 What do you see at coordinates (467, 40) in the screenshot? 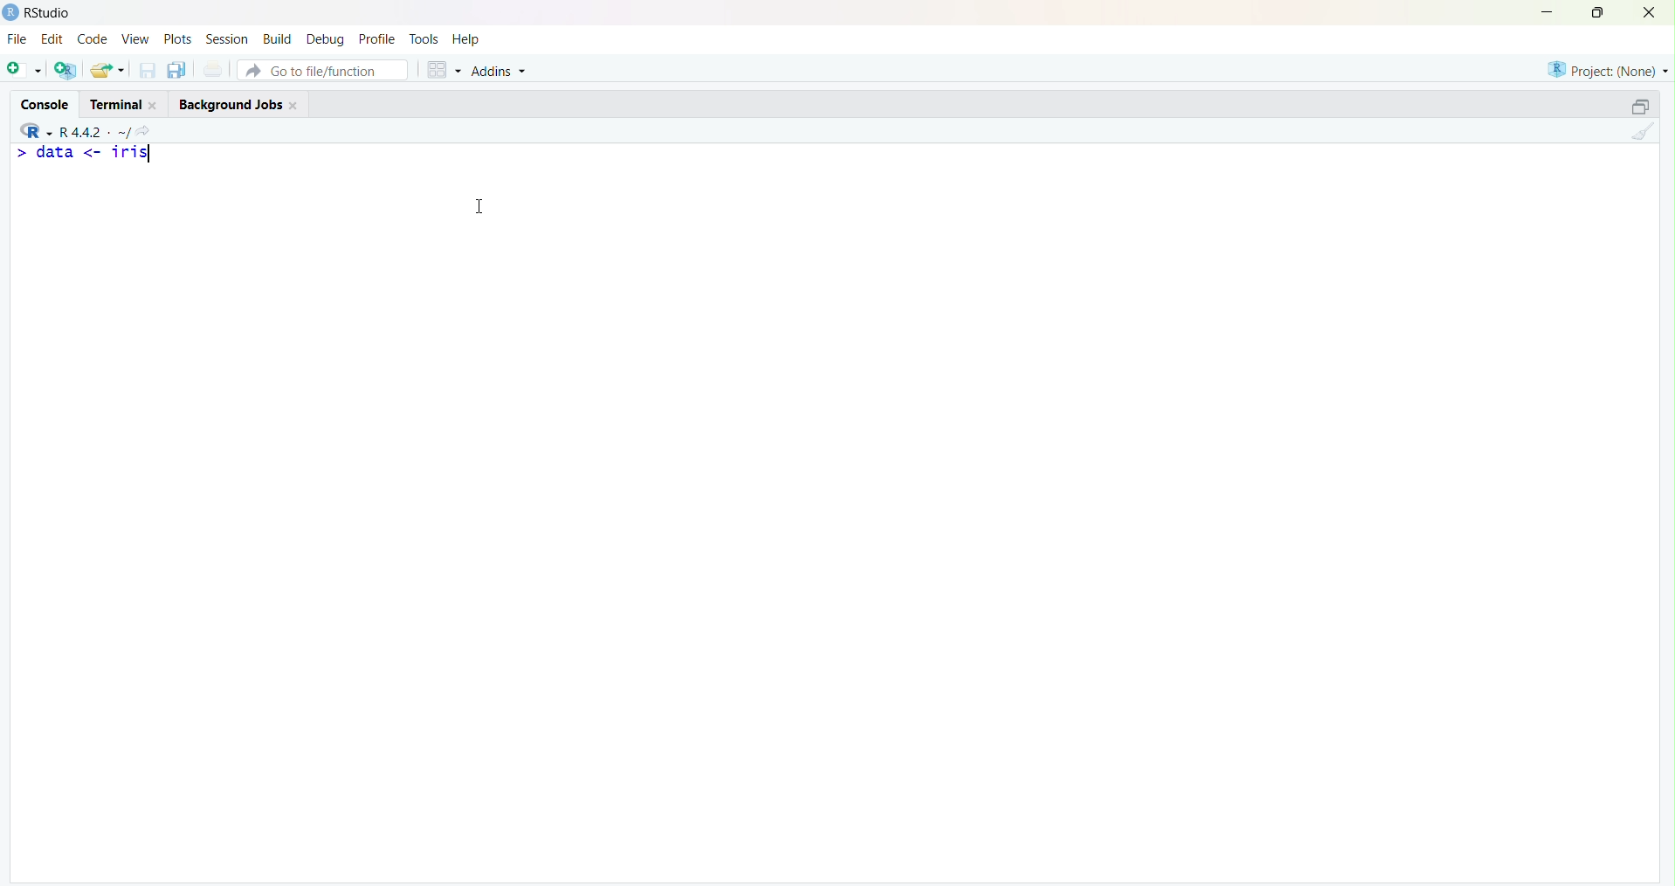
I see `Help` at bounding box center [467, 40].